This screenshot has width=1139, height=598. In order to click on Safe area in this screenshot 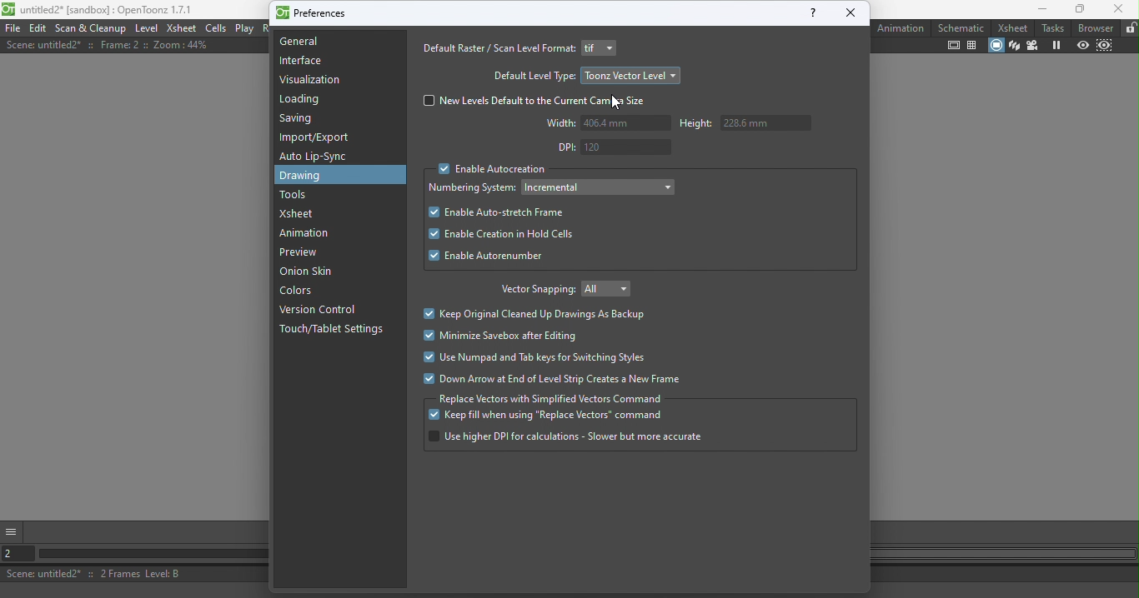, I will do `click(954, 46)`.